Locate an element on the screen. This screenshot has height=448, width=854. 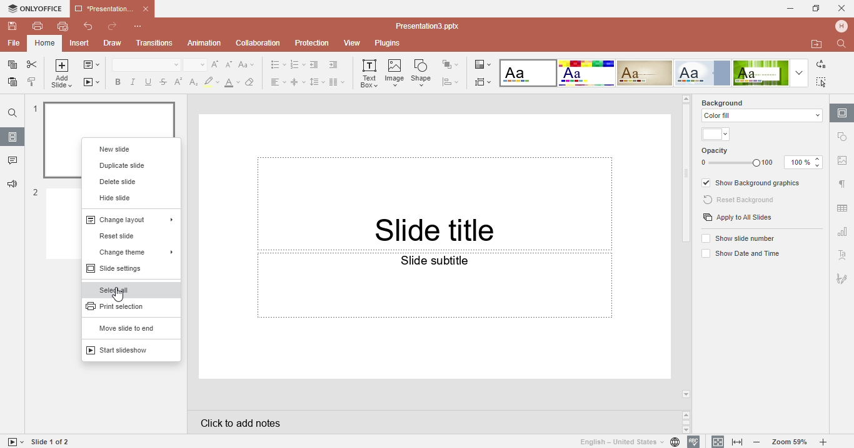
Select all is located at coordinates (824, 82).